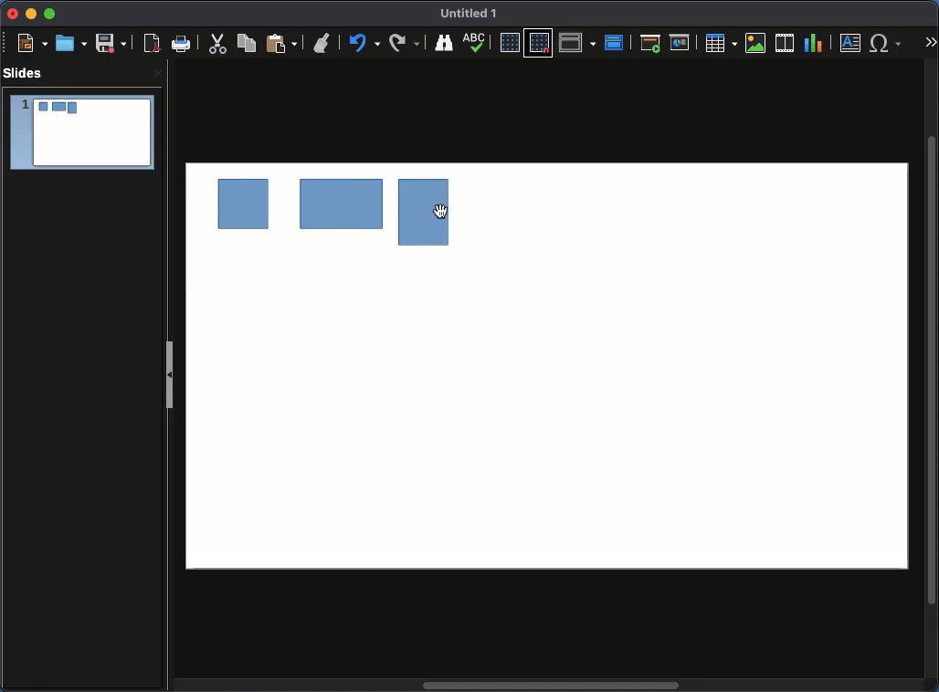  I want to click on Characters, so click(888, 43).